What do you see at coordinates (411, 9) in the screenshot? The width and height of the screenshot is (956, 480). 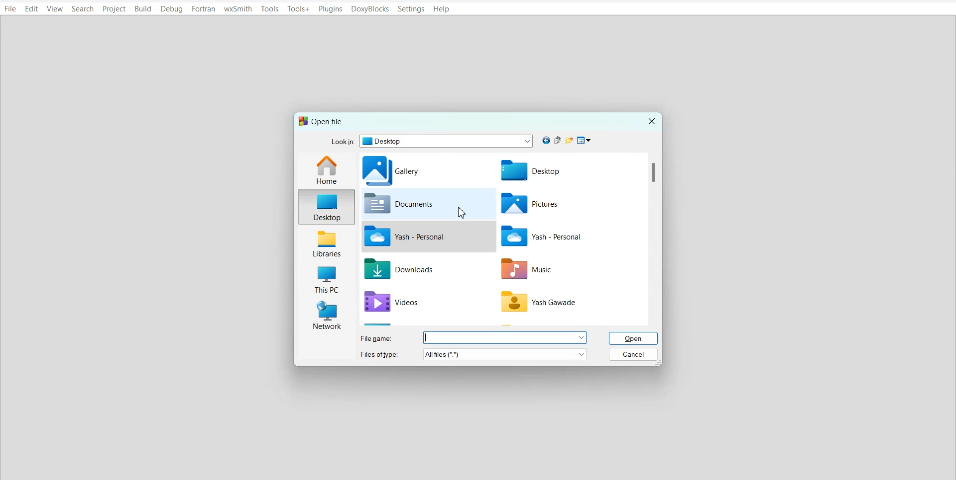 I see `Settings` at bounding box center [411, 9].